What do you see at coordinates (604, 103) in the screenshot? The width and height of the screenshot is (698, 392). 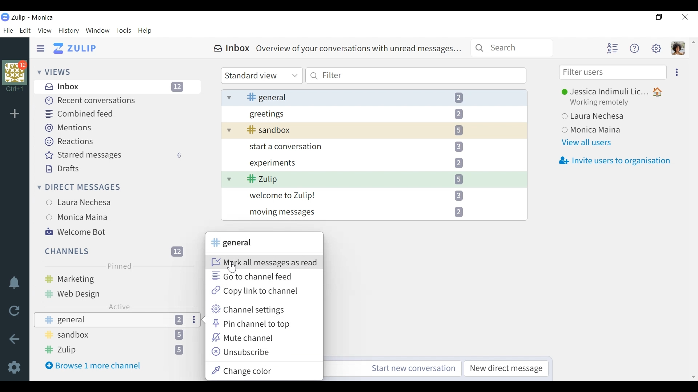 I see `Working remotely` at bounding box center [604, 103].